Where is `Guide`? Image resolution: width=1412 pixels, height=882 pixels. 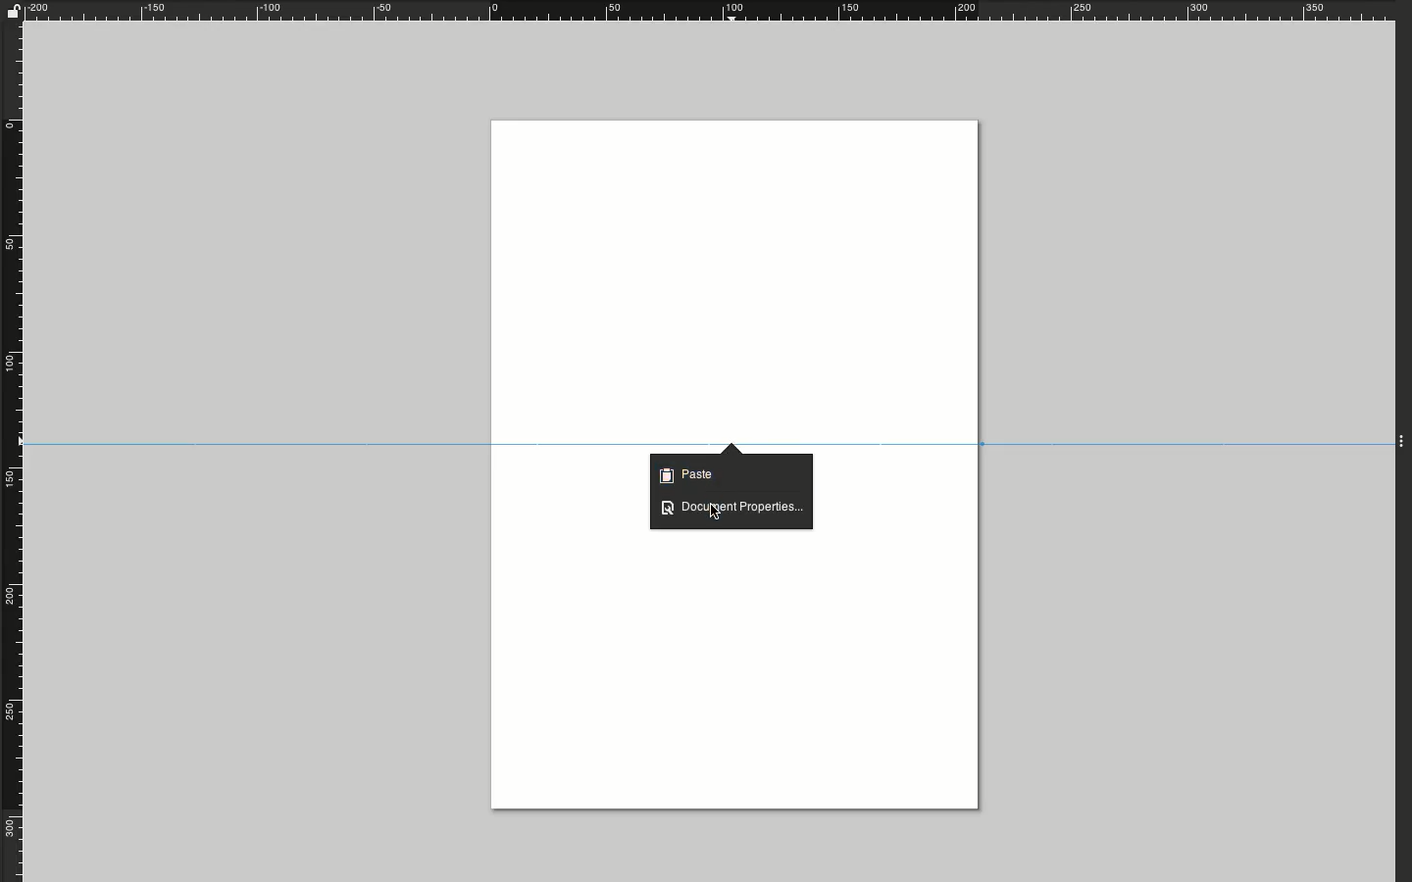 Guide is located at coordinates (708, 442).